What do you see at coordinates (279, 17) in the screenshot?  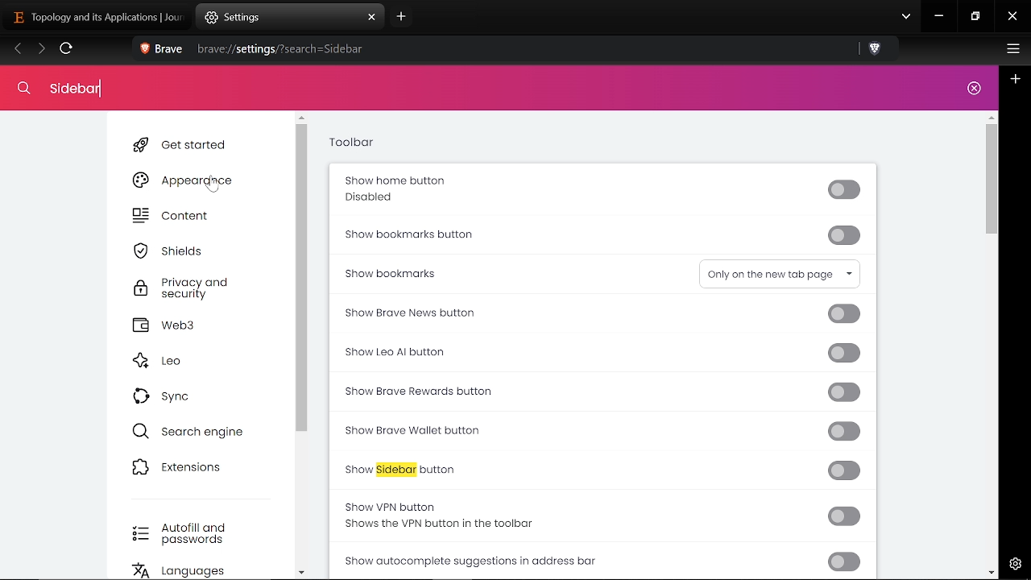 I see `Settings tab` at bounding box center [279, 17].